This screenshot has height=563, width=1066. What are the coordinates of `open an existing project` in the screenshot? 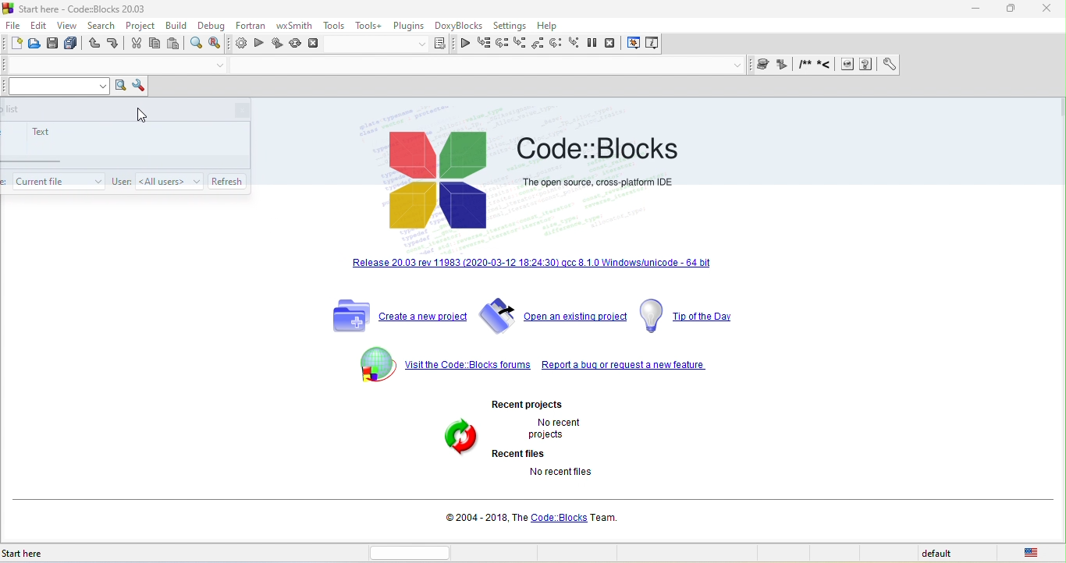 It's located at (553, 318).